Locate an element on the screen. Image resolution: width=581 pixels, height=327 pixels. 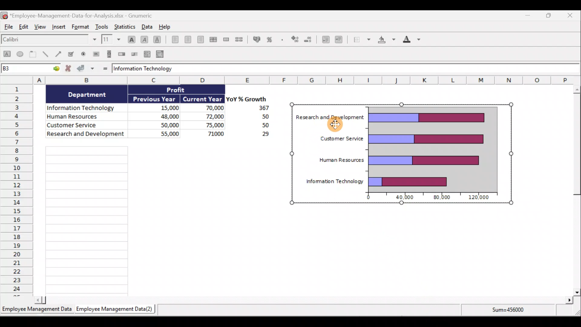
Merge a range of cells is located at coordinates (227, 39).